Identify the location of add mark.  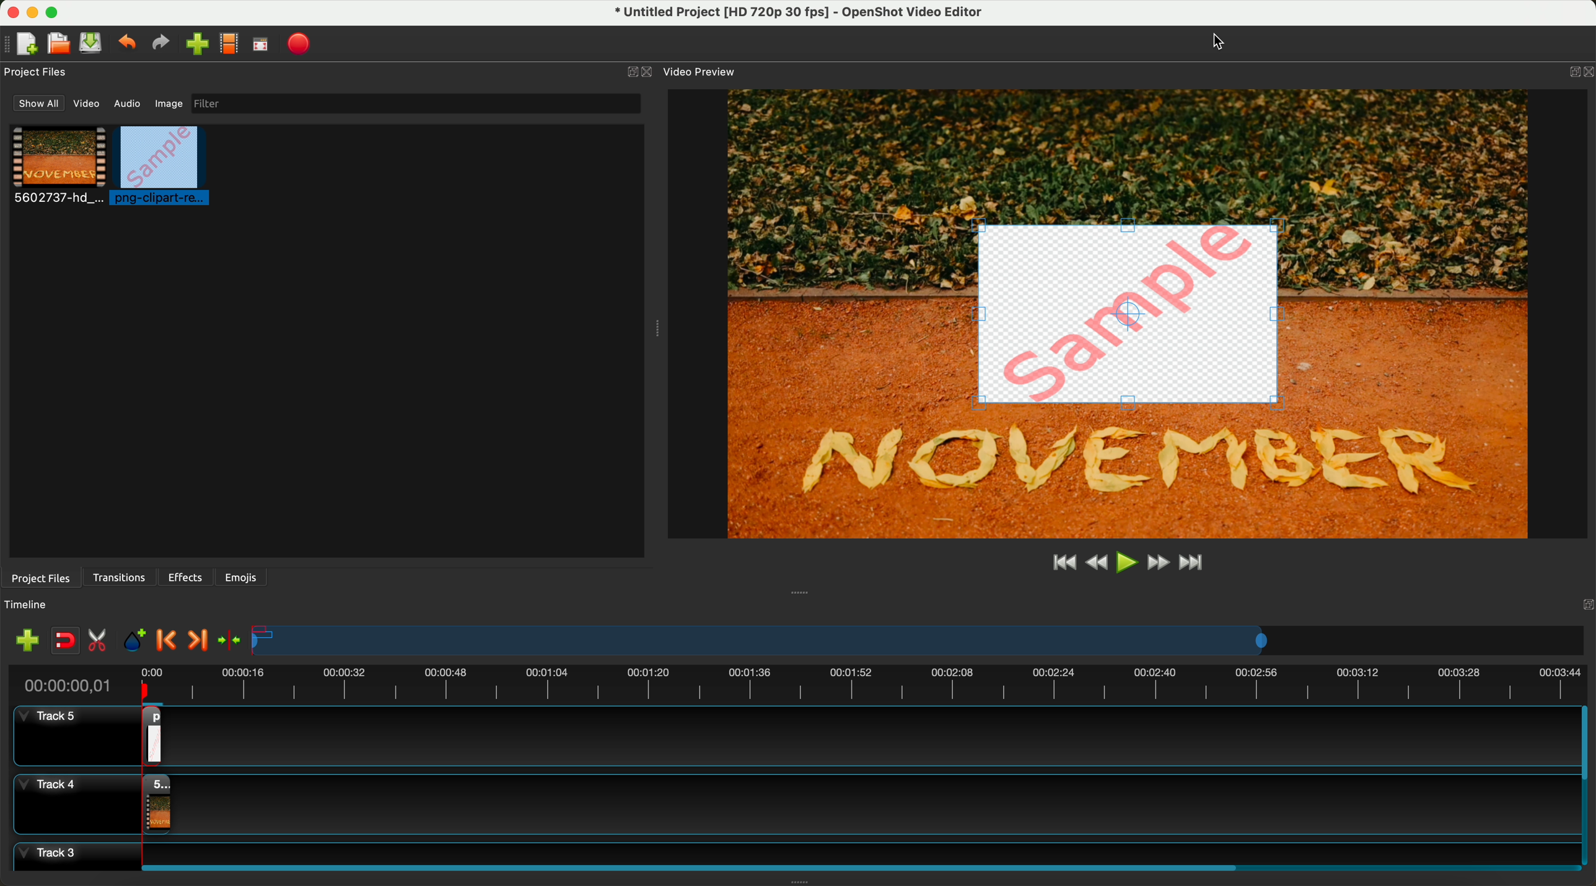
(138, 643).